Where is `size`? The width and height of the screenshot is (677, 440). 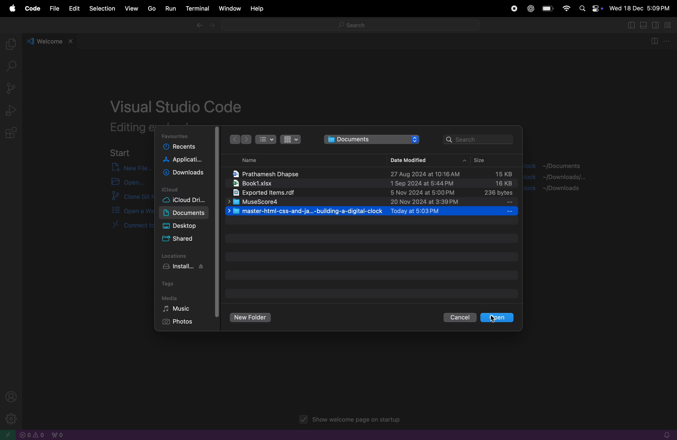
size is located at coordinates (488, 161).